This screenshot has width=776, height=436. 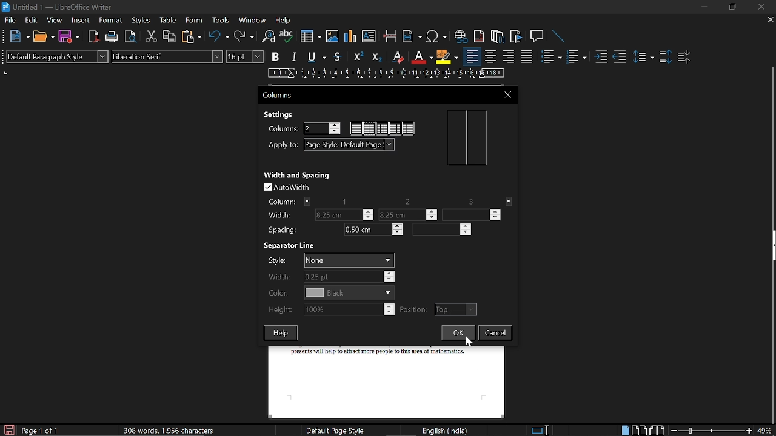 I want to click on Set line spacing, so click(x=643, y=57).